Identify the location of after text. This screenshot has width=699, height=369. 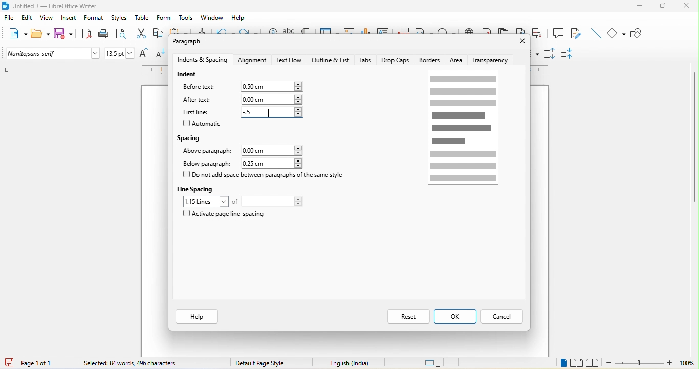
(196, 99).